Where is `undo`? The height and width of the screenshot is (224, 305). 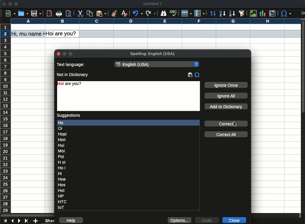 undo is located at coordinates (139, 13).